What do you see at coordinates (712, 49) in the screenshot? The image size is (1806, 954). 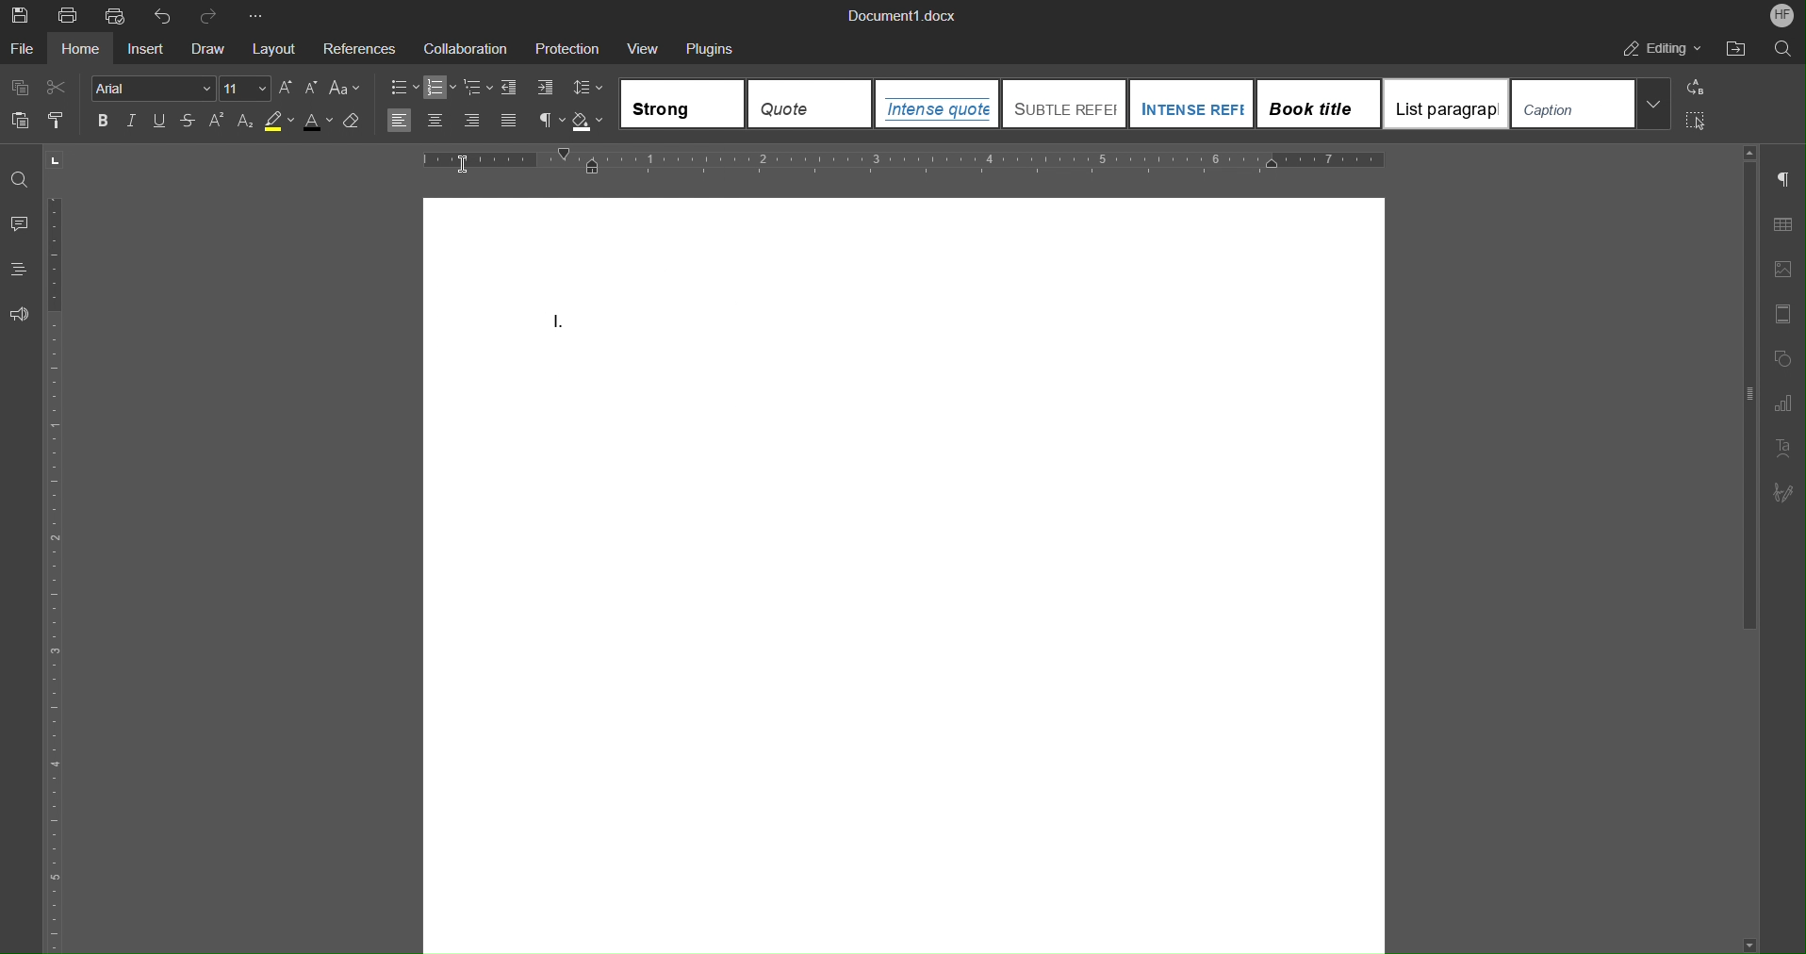 I see `Plugins` at bounding box center [712, 49].